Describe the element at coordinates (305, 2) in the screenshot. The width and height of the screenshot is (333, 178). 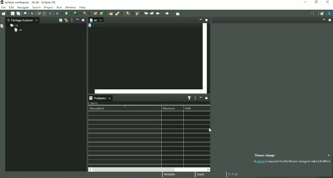
I see `Minimize` at that location.